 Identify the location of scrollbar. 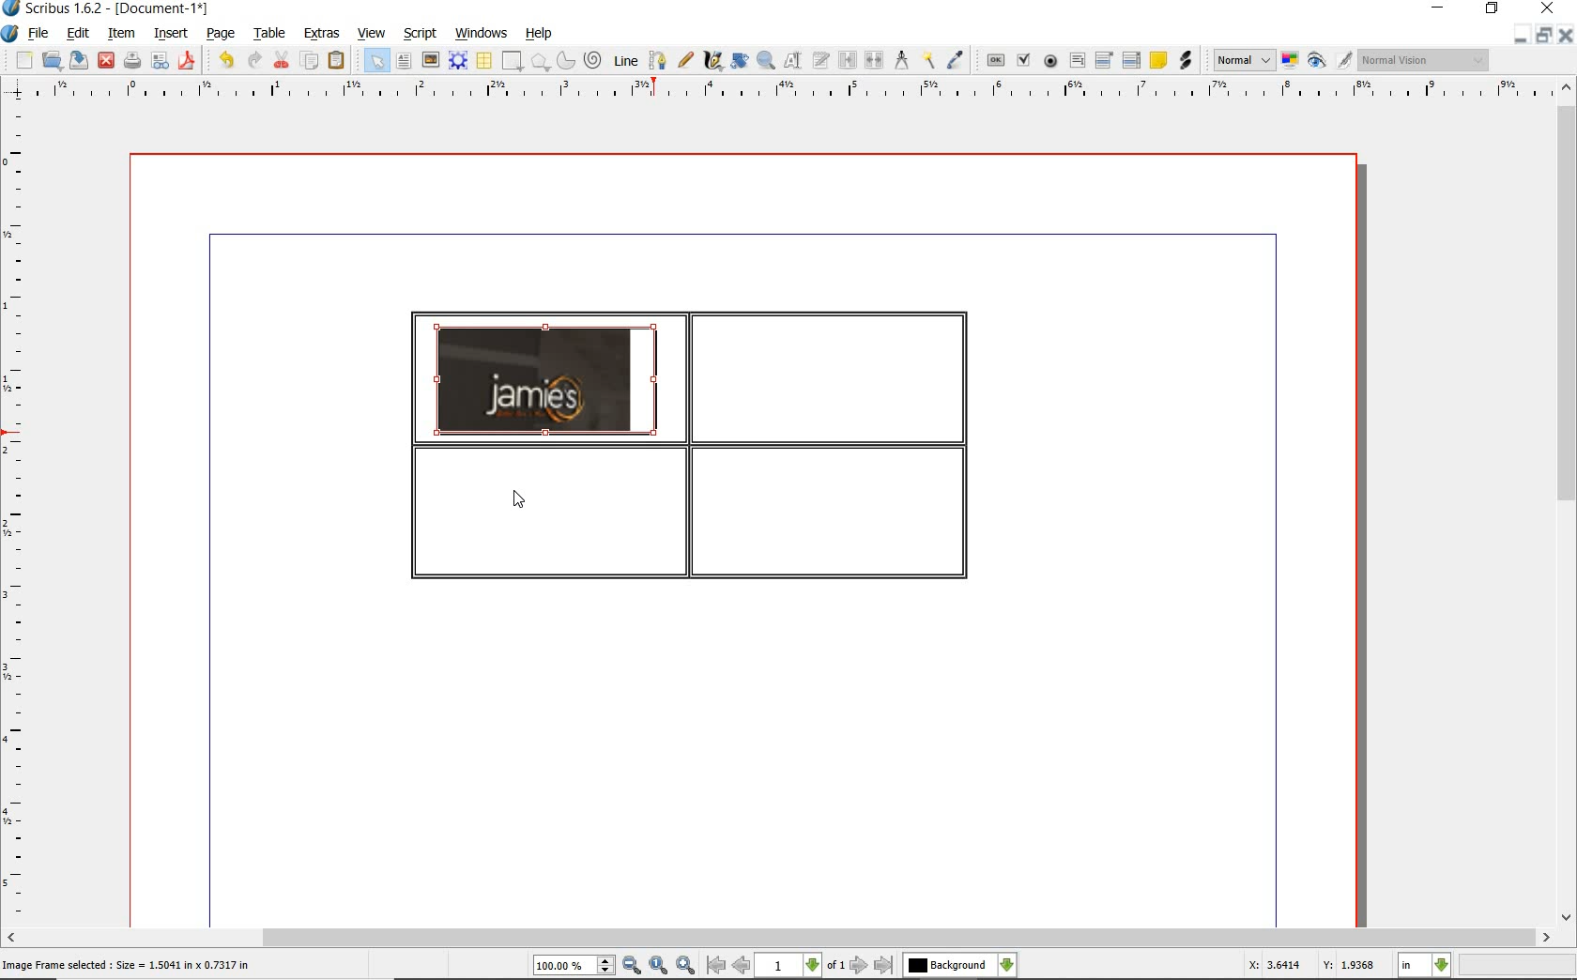
(778, 938).